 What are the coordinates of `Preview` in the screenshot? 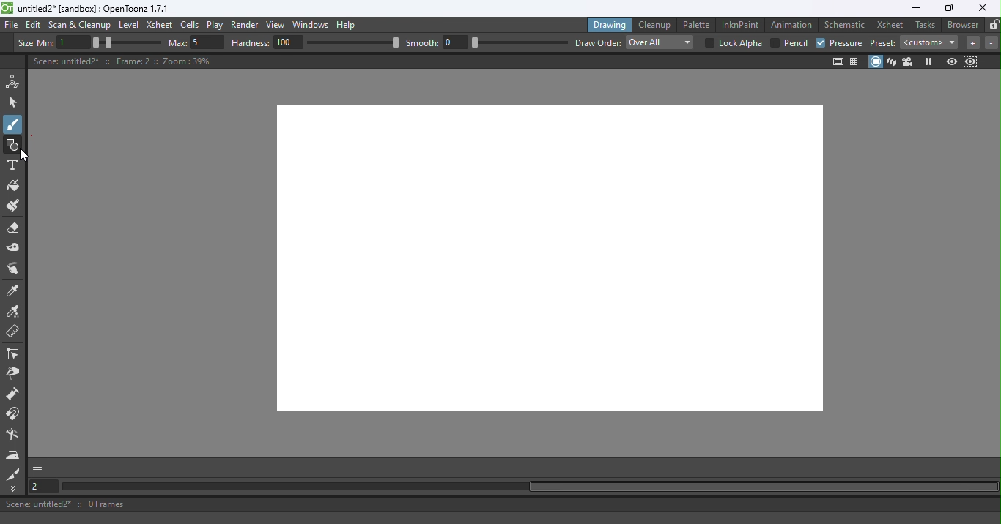 It's located at (951, 62).